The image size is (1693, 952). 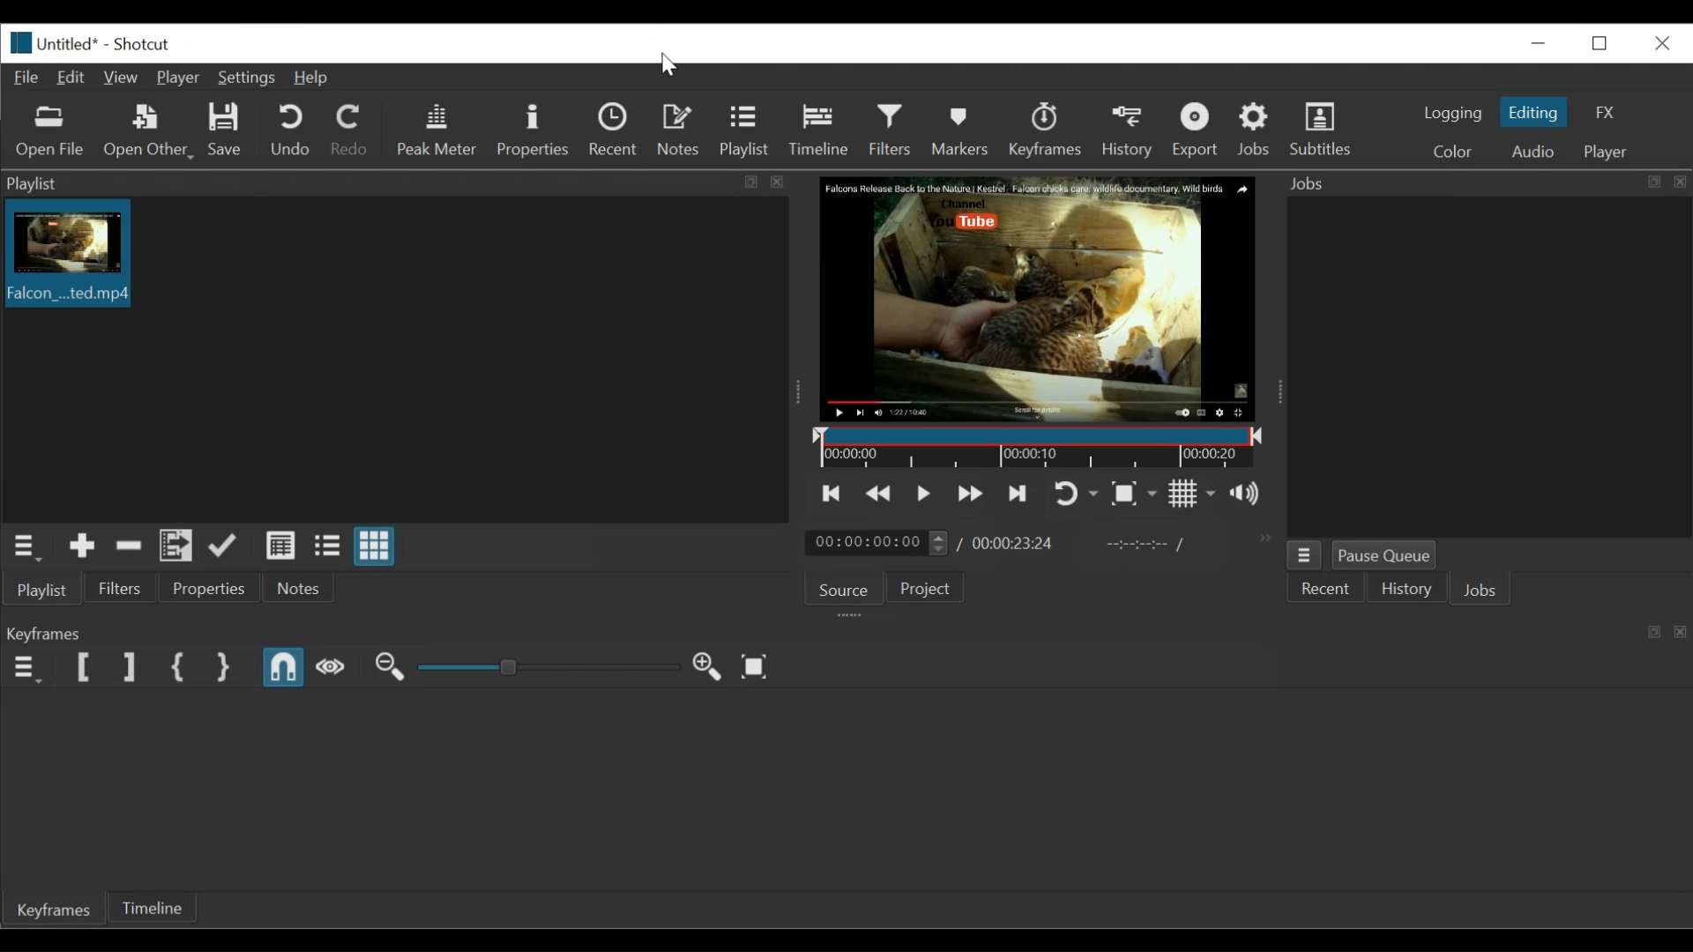 I want to click on Adjust Zoom slider keyframe , so click(x=548, y=669).